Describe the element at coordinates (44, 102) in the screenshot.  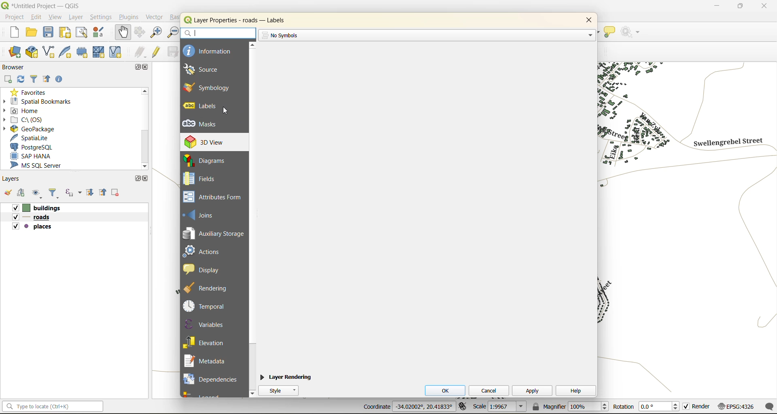
I see `spatial bookmarks` at that location.